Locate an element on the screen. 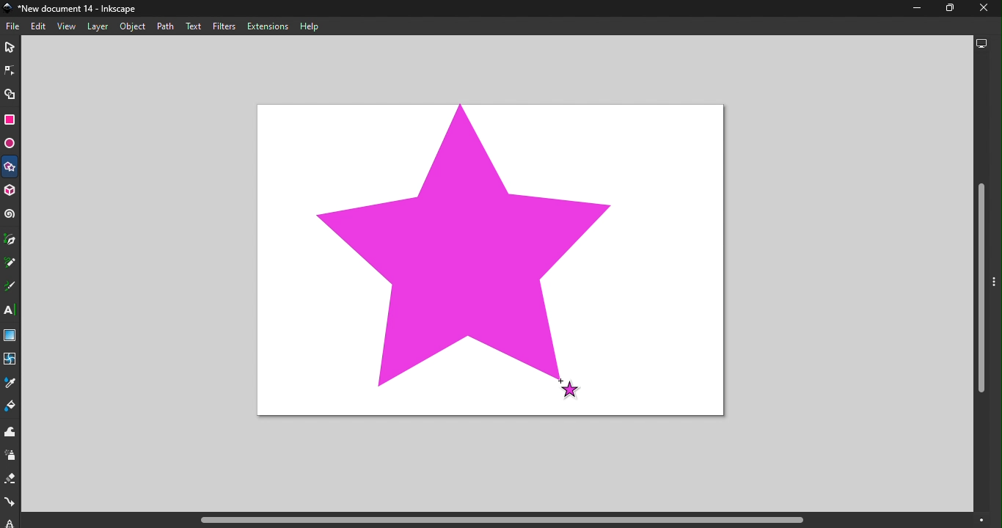 This screenshot has height=528, width=1002. Dropper tool is located at coordinates (10, 385).